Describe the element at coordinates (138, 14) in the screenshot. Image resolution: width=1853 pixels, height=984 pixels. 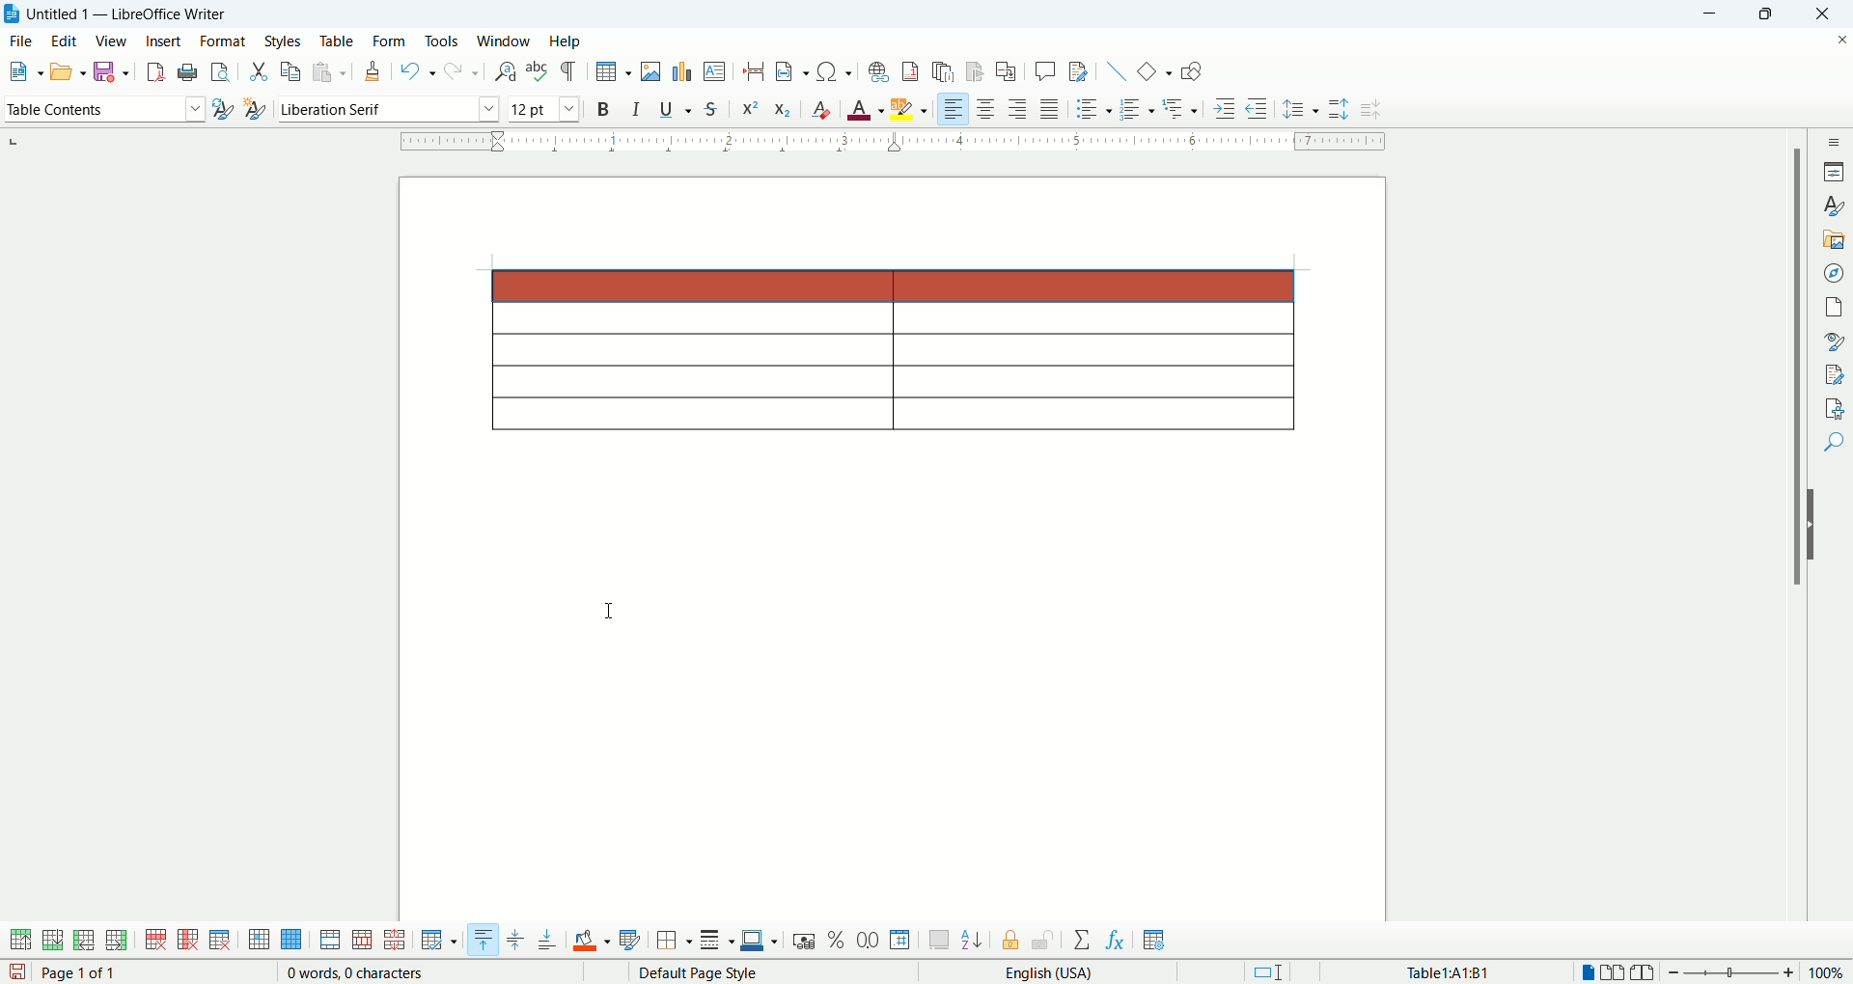
I see `document name` at that location.